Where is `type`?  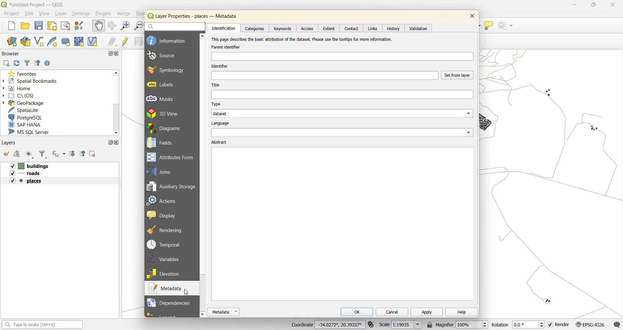 type is located at coordinates (218, 104).